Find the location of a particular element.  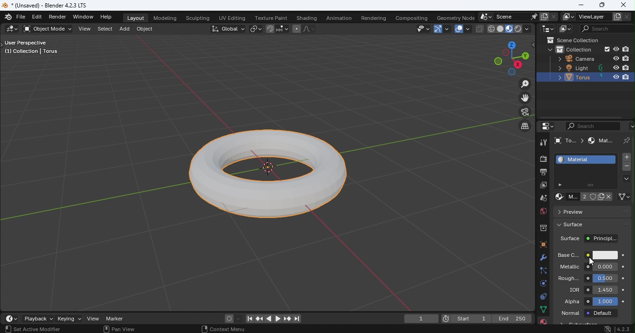

Collection is located at coordinates (574, 49).